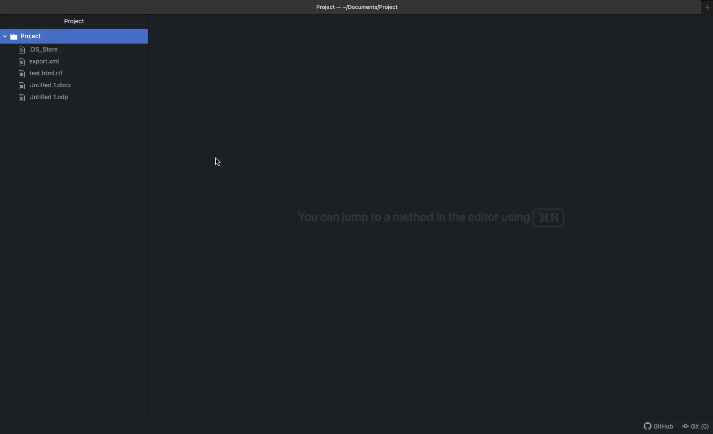 The image size is (713, 434). Describe the element at coordinates (659, 428) in the screenshot. I see `GitHub` at that location.